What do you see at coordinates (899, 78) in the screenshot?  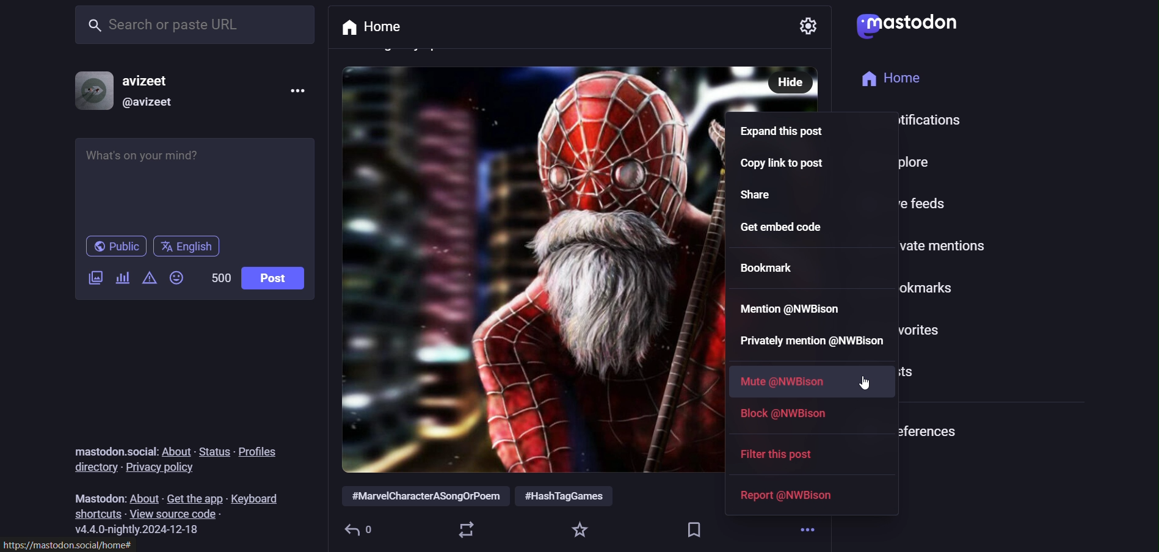 I see `home` at bounding box center [899, 78].